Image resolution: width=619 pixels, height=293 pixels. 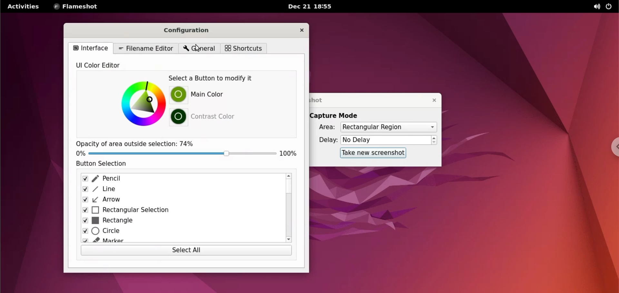 I want to click on FLAMESHOT, so click(x=81, y=7).